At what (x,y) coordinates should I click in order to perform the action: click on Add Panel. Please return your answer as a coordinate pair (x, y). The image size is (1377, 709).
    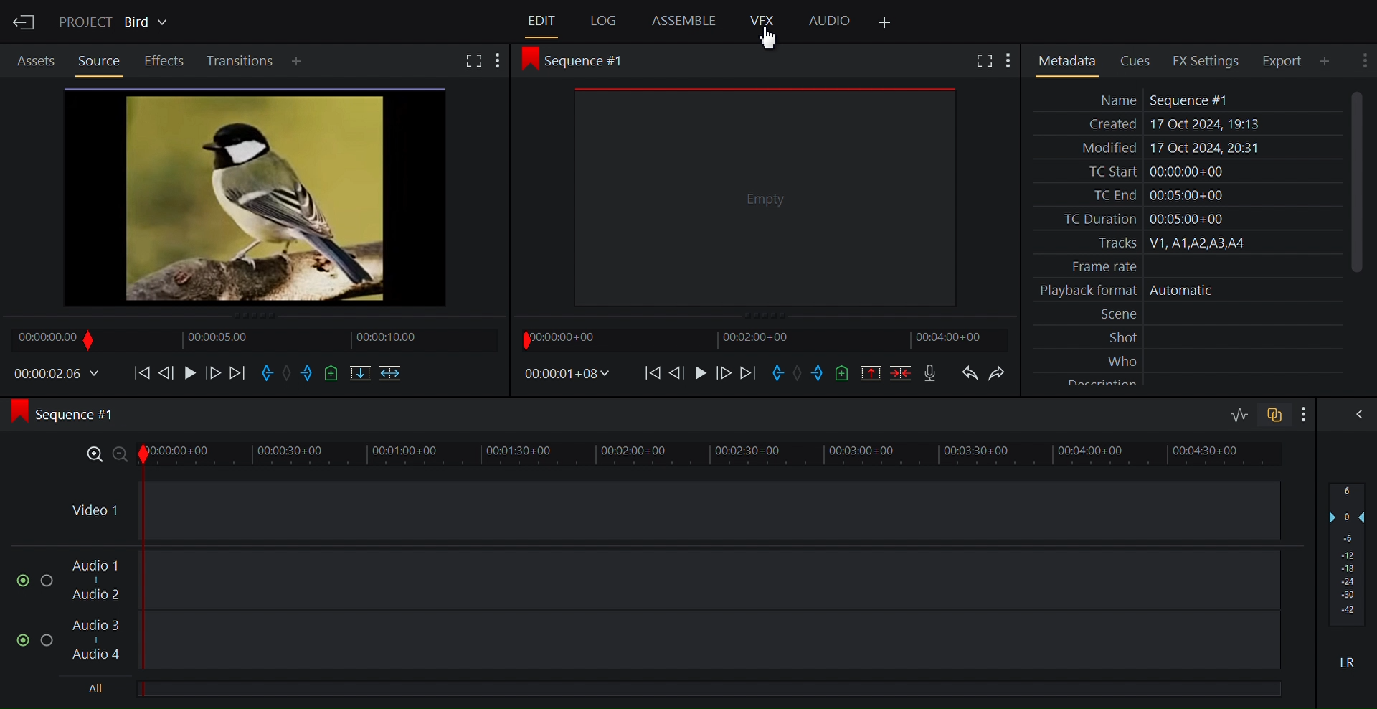
    Looking at the image, I should click on (1328, 60).